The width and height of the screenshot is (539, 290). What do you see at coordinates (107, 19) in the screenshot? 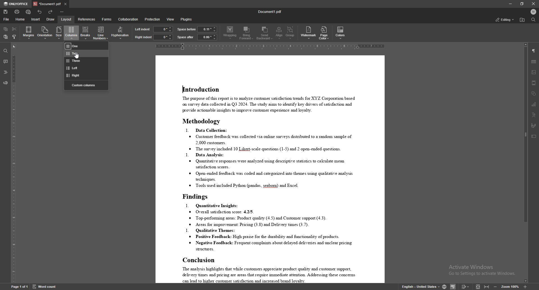
I see `forms` at bounding box center [107, 19].